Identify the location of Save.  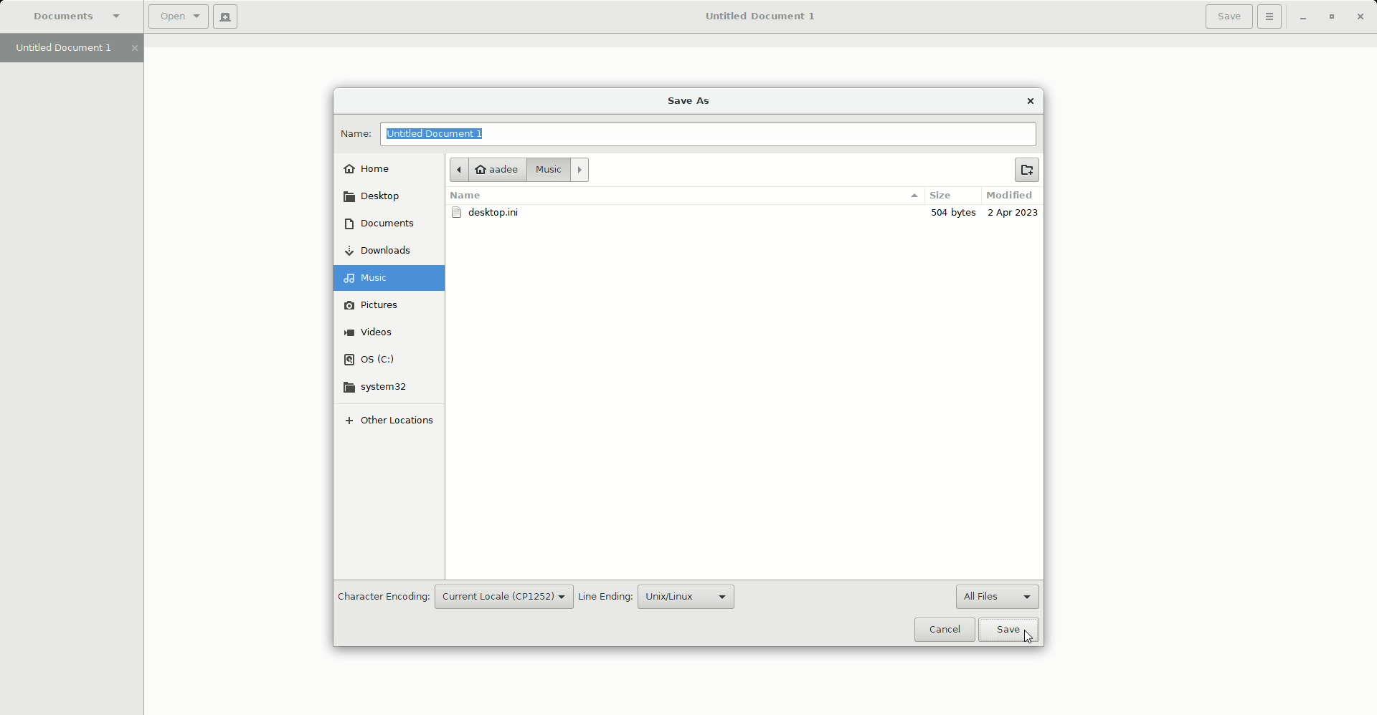
(1226, 17).